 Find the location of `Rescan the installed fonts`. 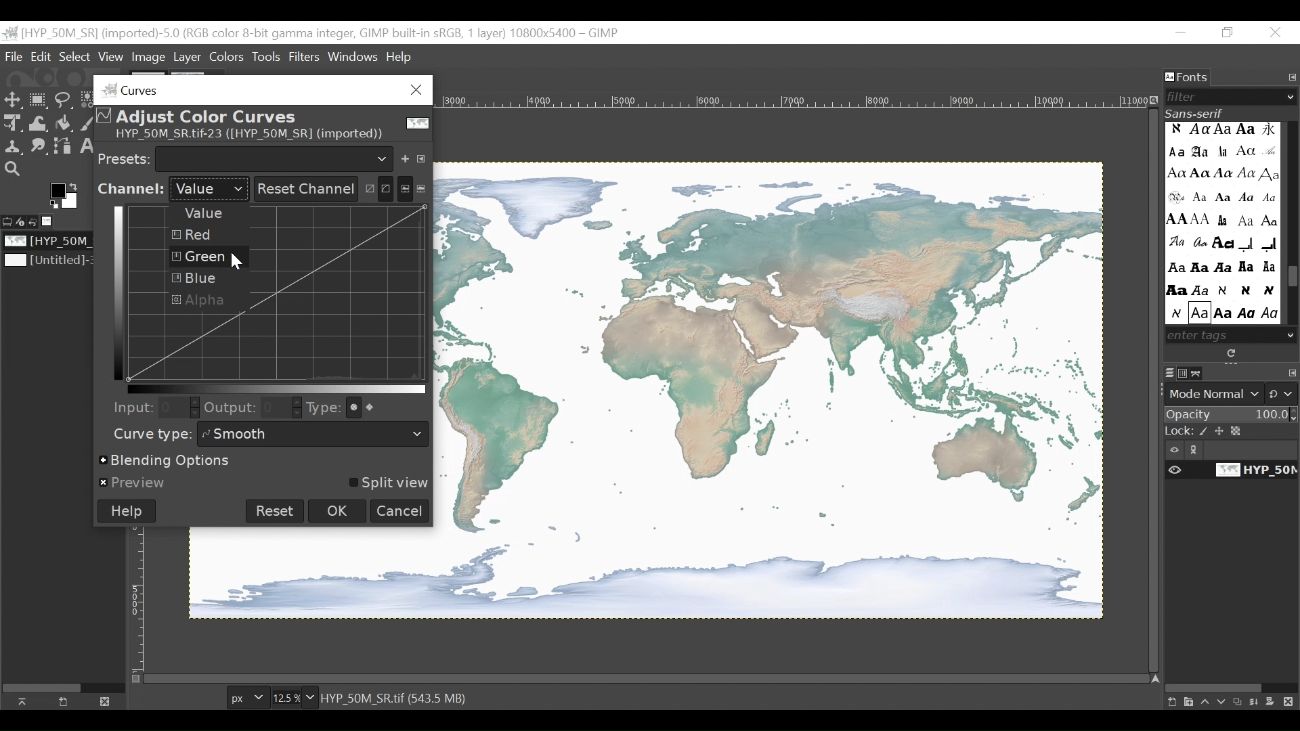

Rescan the installed fonts is located at coordinates (1233, 353).